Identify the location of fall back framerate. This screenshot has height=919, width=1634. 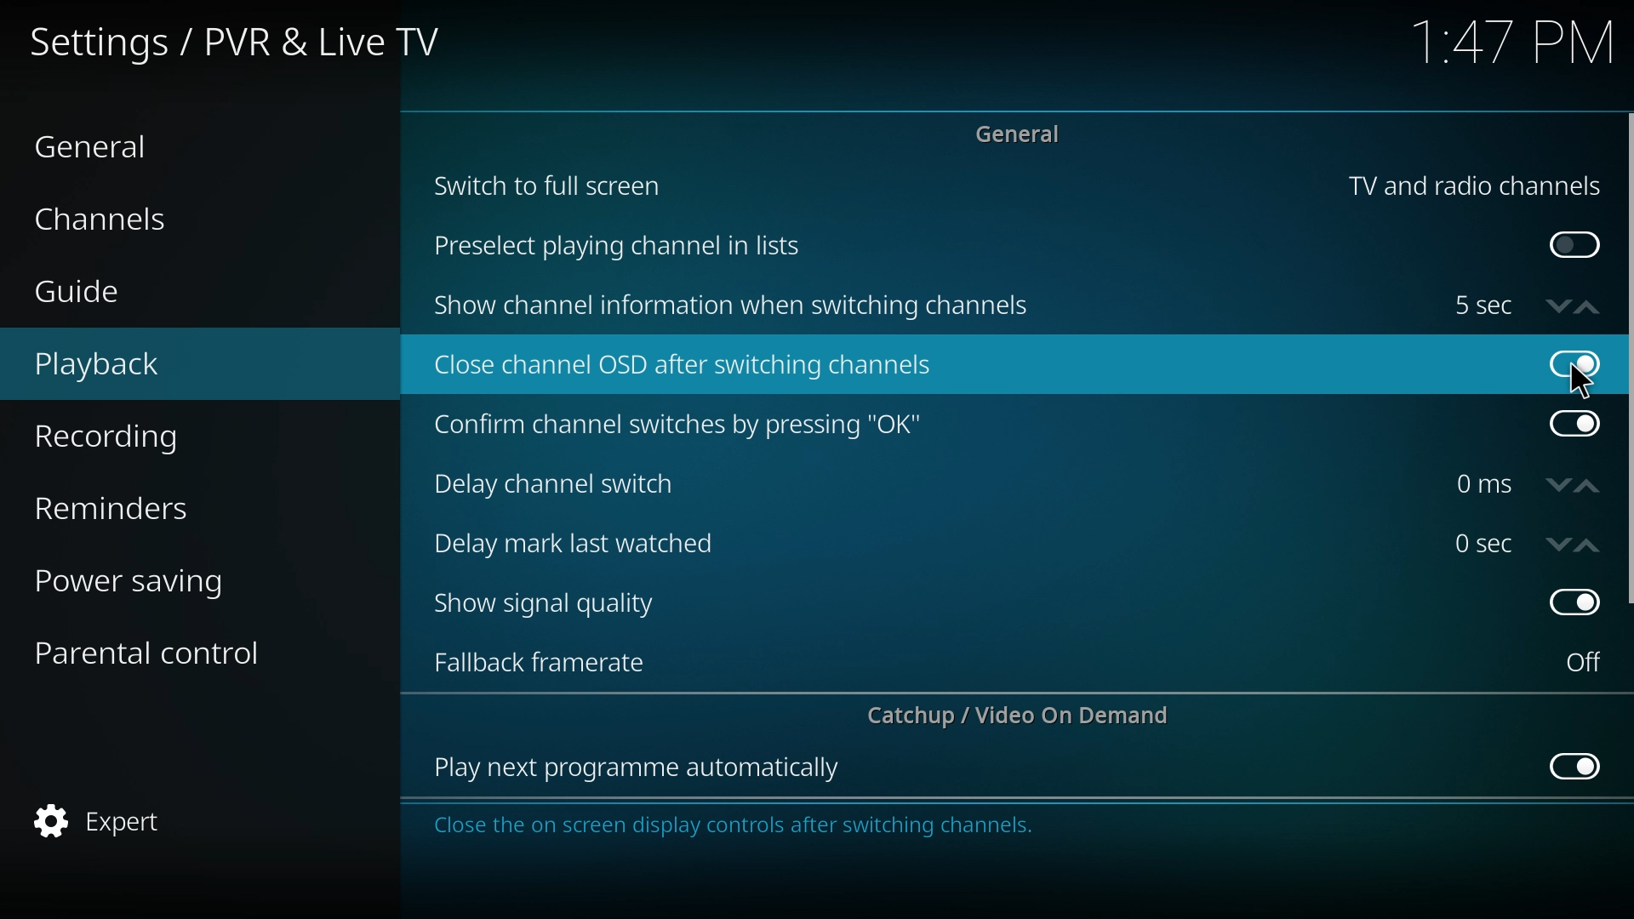
(552, 660).